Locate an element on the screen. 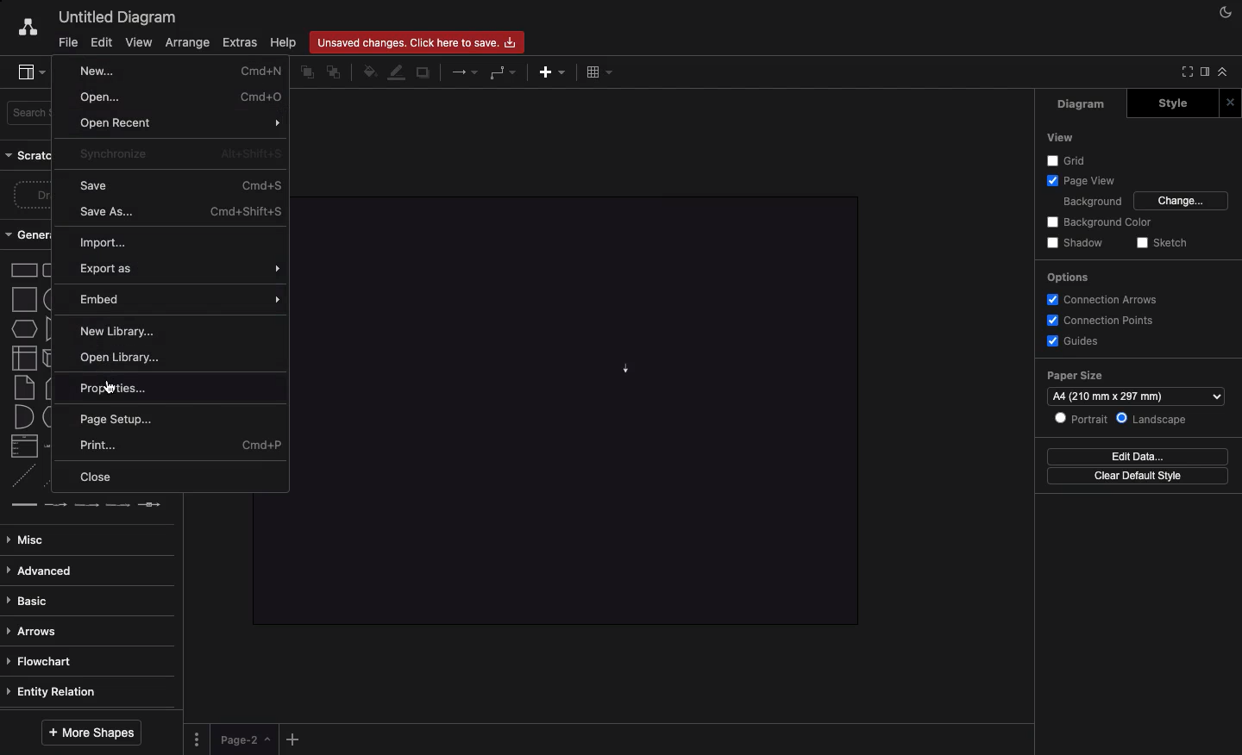 Image resolution: width=1242 pixels, height=755 pixels. Options is located at coordinates (1067, 279).